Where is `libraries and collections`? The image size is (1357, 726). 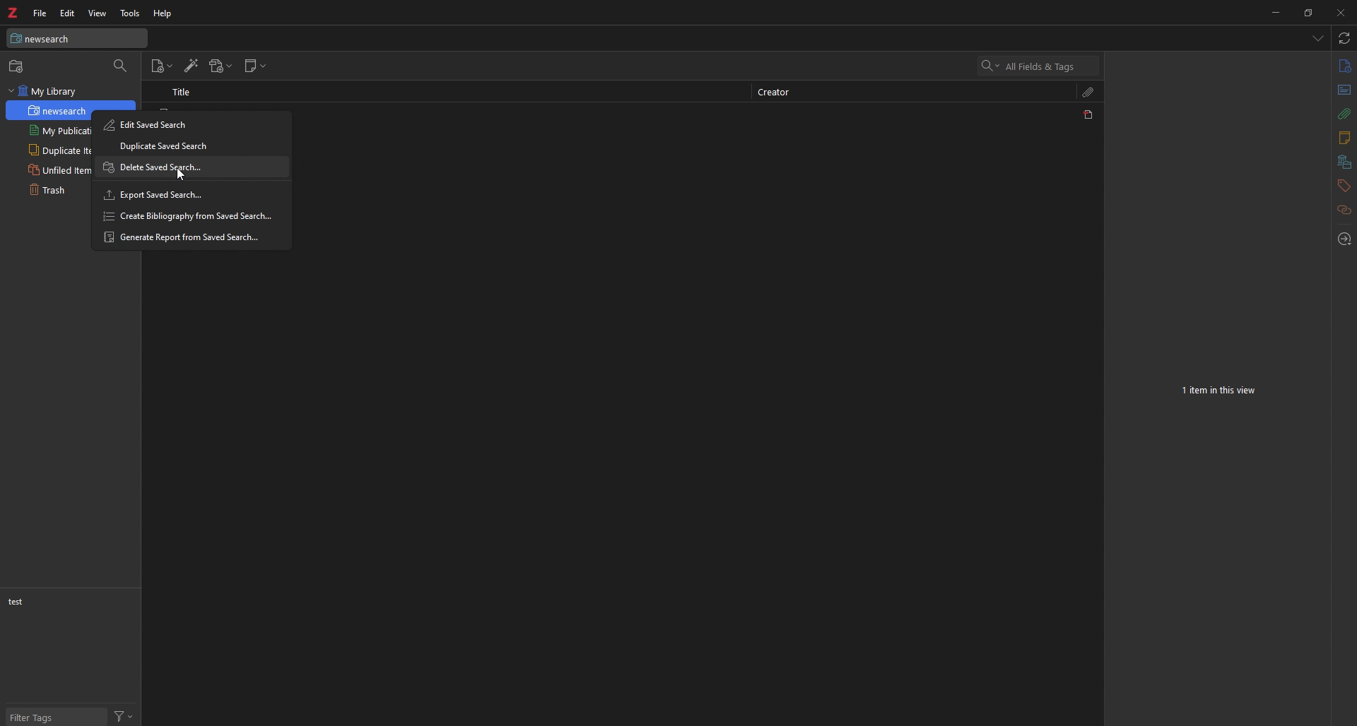
libraries and collections is located at coordinates (1345, 162).